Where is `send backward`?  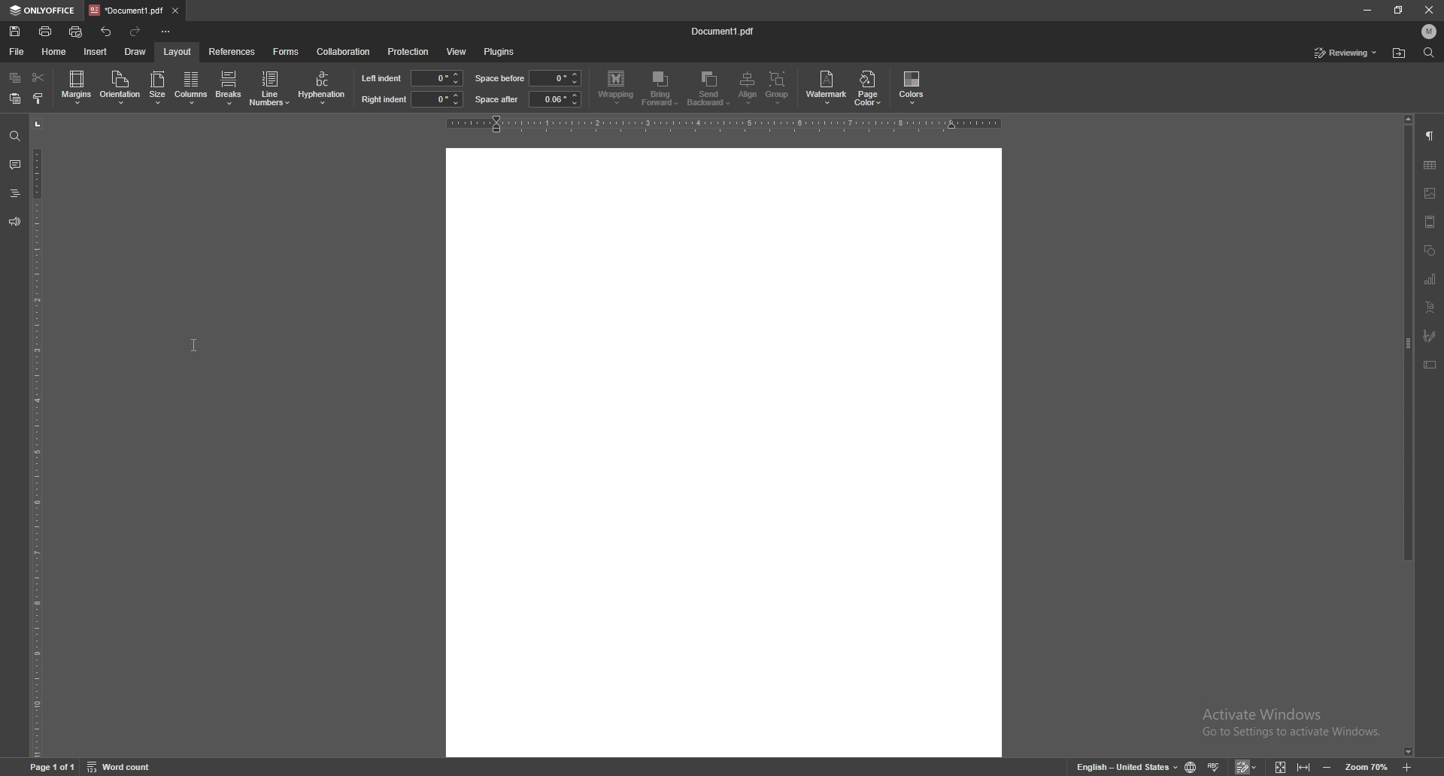
send backward is located at coordinates (711, 89).